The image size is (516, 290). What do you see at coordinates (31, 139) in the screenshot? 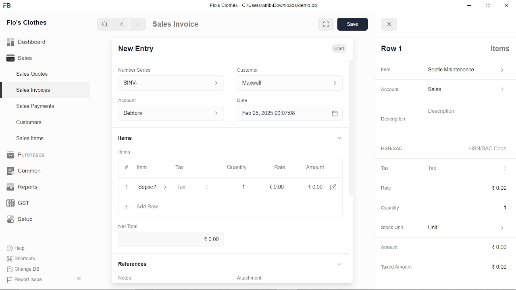
I see `Sales Items.` at bounding box center [31, 139].